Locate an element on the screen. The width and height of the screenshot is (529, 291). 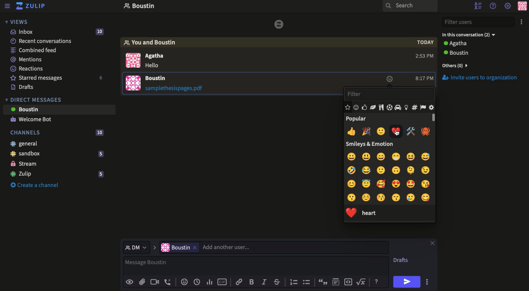
melting face is located at coordinates (411, 170).